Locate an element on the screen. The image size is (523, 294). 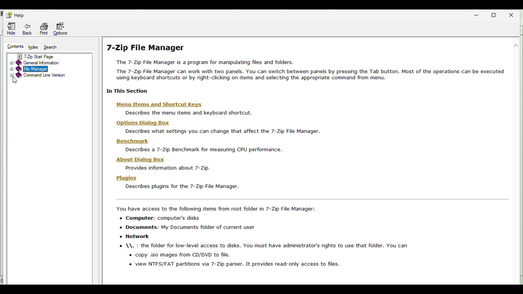
7 zip start page is located at coordinates (49, 56).